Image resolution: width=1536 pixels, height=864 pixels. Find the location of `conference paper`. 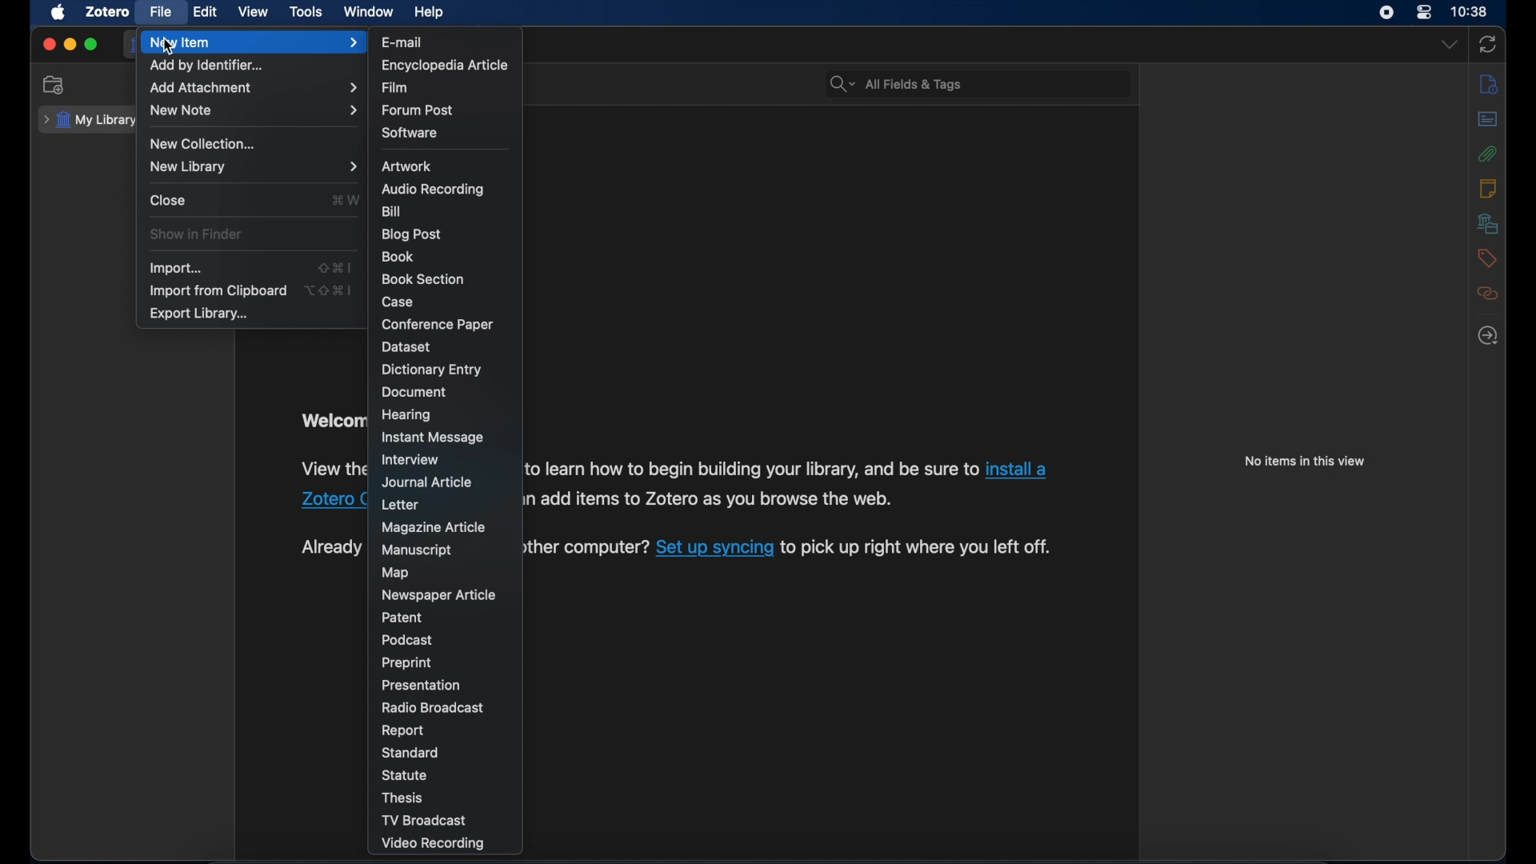

conference paper is located at coordinates (440, 324).